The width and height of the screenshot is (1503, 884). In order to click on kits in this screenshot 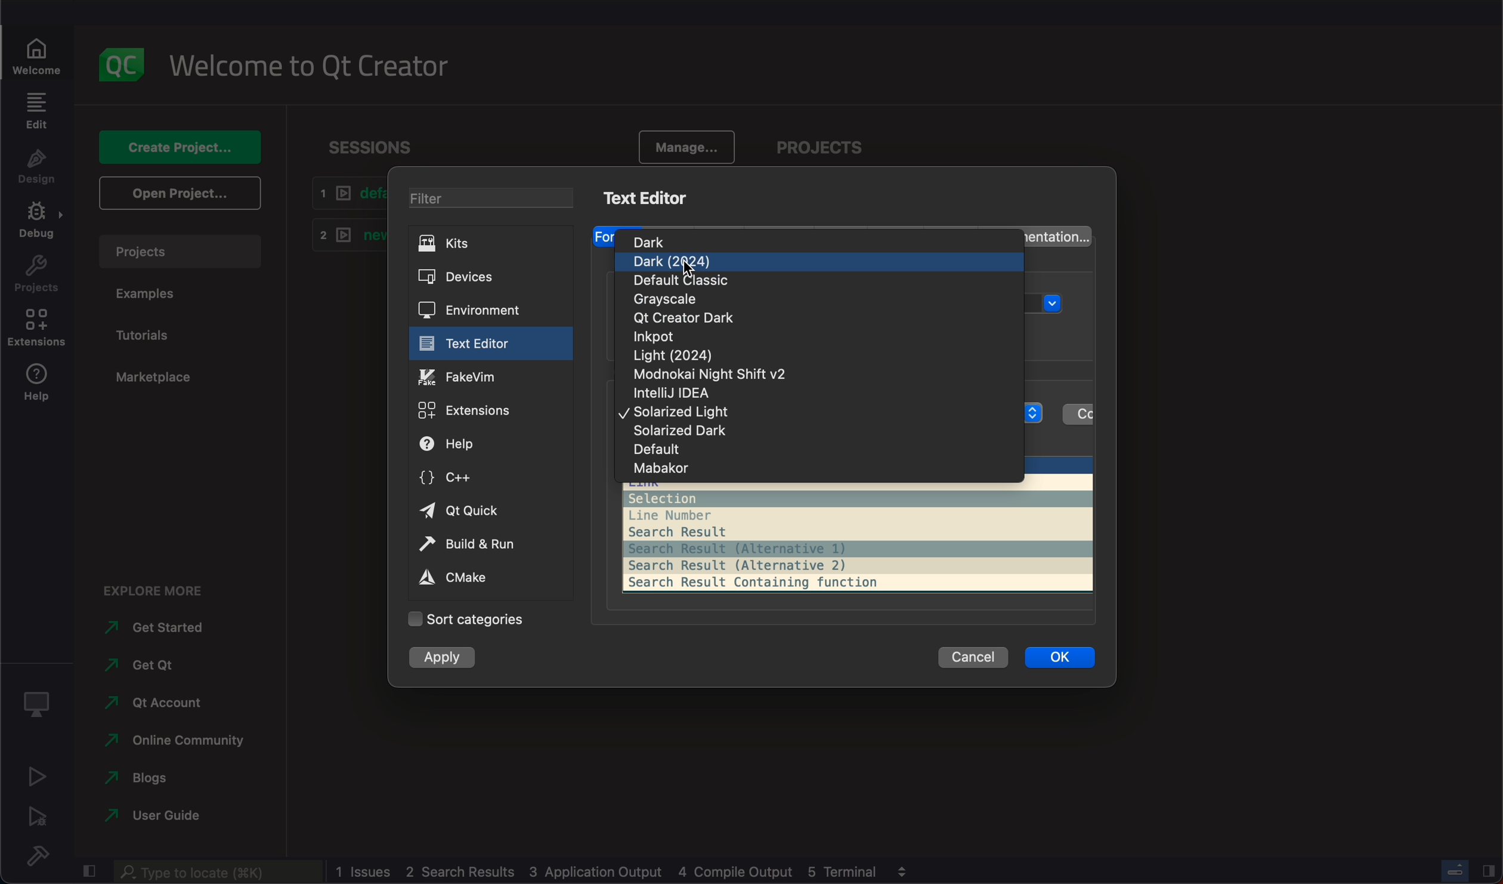, I will do `click(493, 245)`.